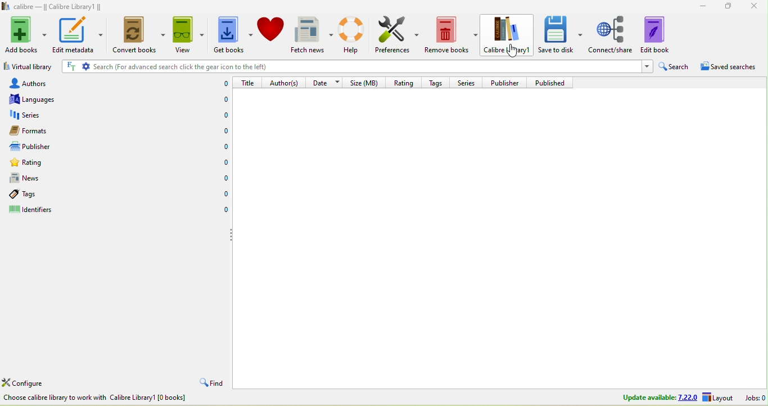 The height and width of the screenshot is (406, 768). Describe the element at coordinates (452, 35) in the screenshot. I see `remove books` at that location.